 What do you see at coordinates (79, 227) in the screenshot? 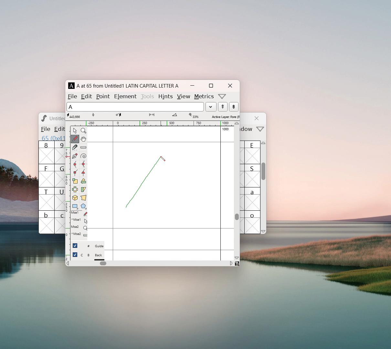
I see `Mse2` at bounding box center [79, 227].